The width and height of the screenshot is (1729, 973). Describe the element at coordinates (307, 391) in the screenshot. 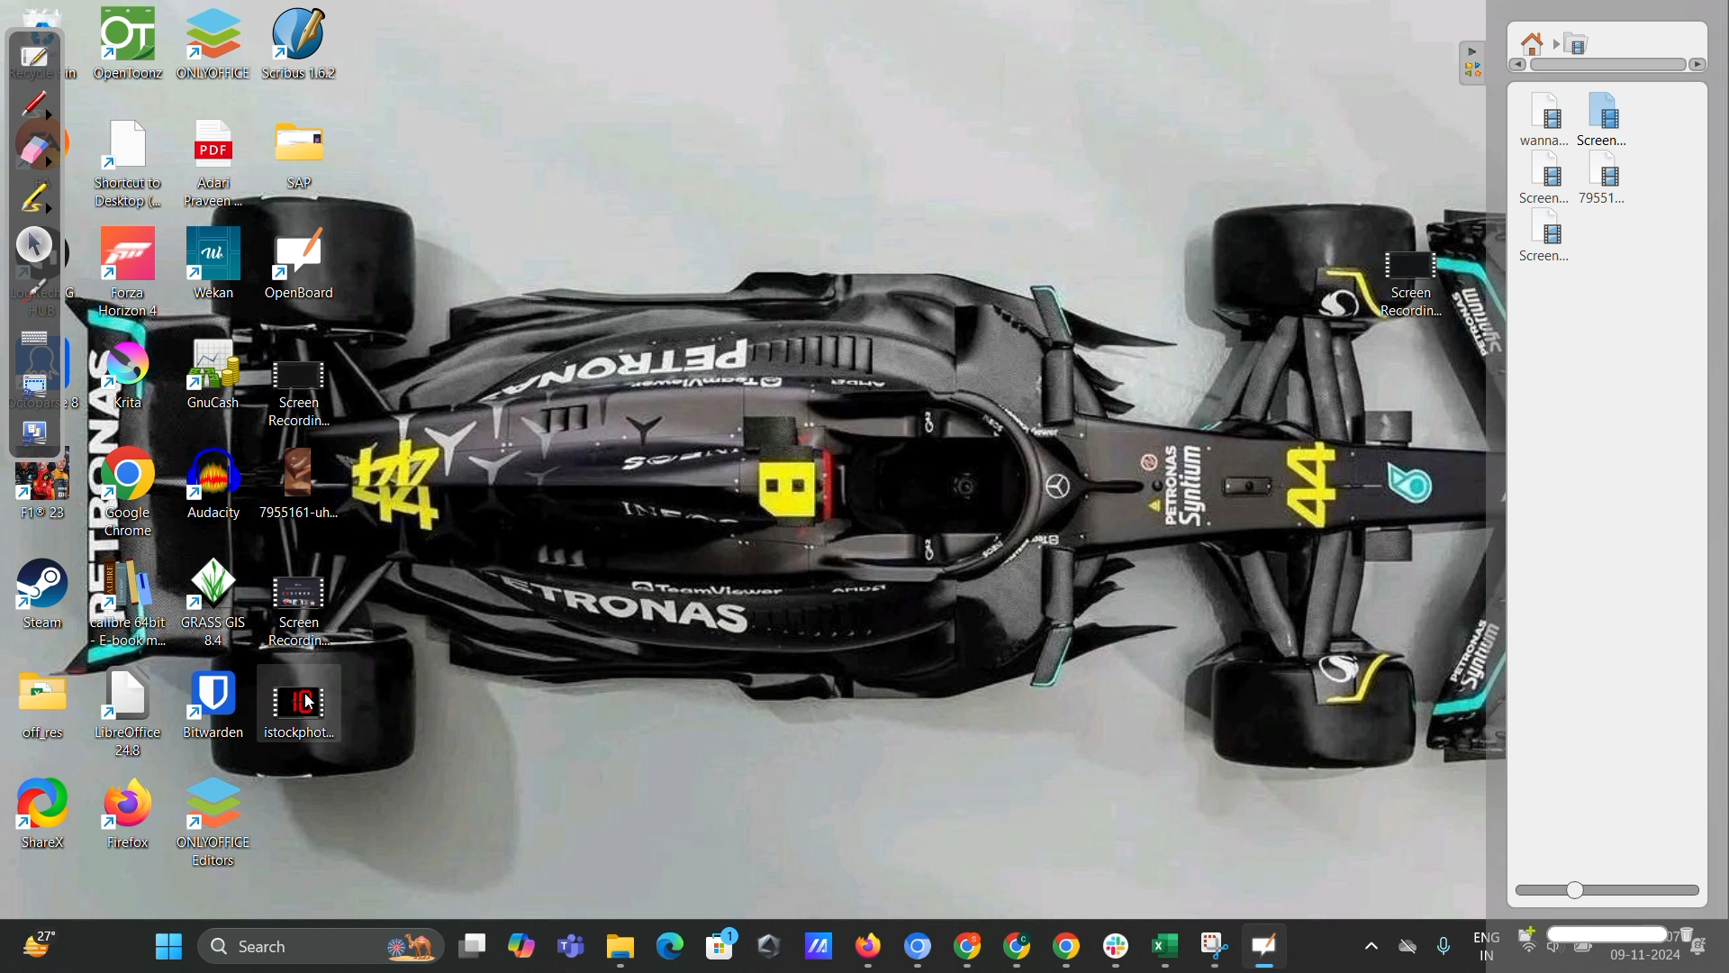

I see `Screen Recording` at that location.